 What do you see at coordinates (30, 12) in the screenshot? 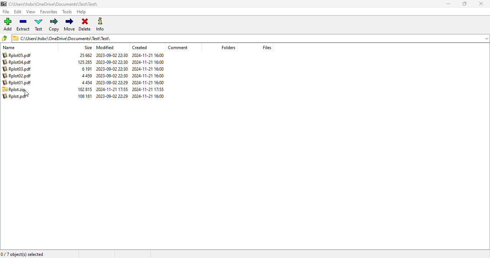
I see `view` at bounding box center [30, 12].